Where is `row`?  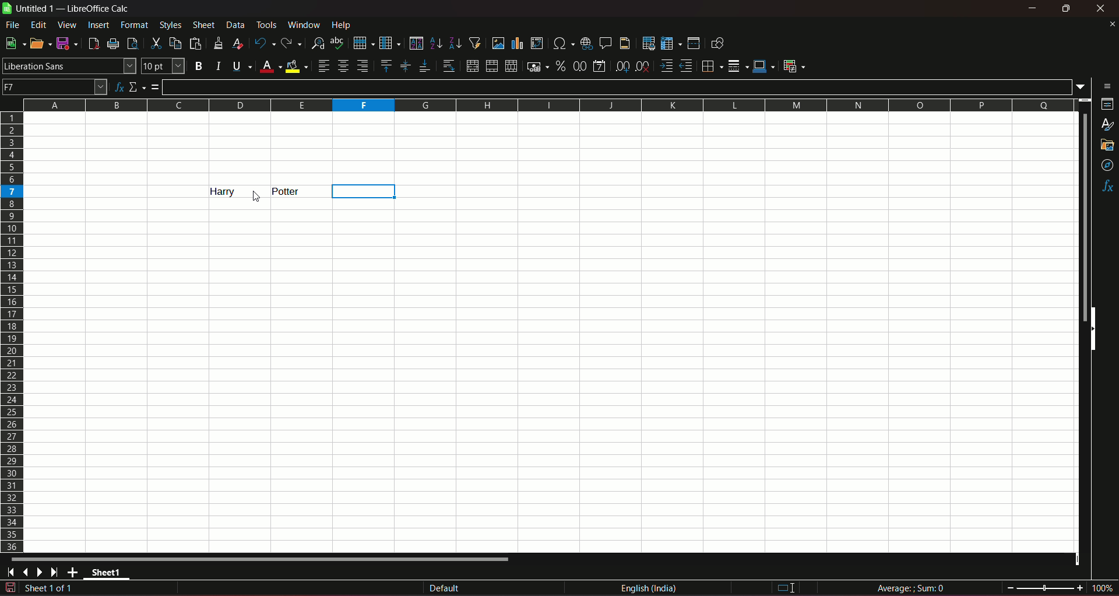 row is located at coordinates (361, 42).